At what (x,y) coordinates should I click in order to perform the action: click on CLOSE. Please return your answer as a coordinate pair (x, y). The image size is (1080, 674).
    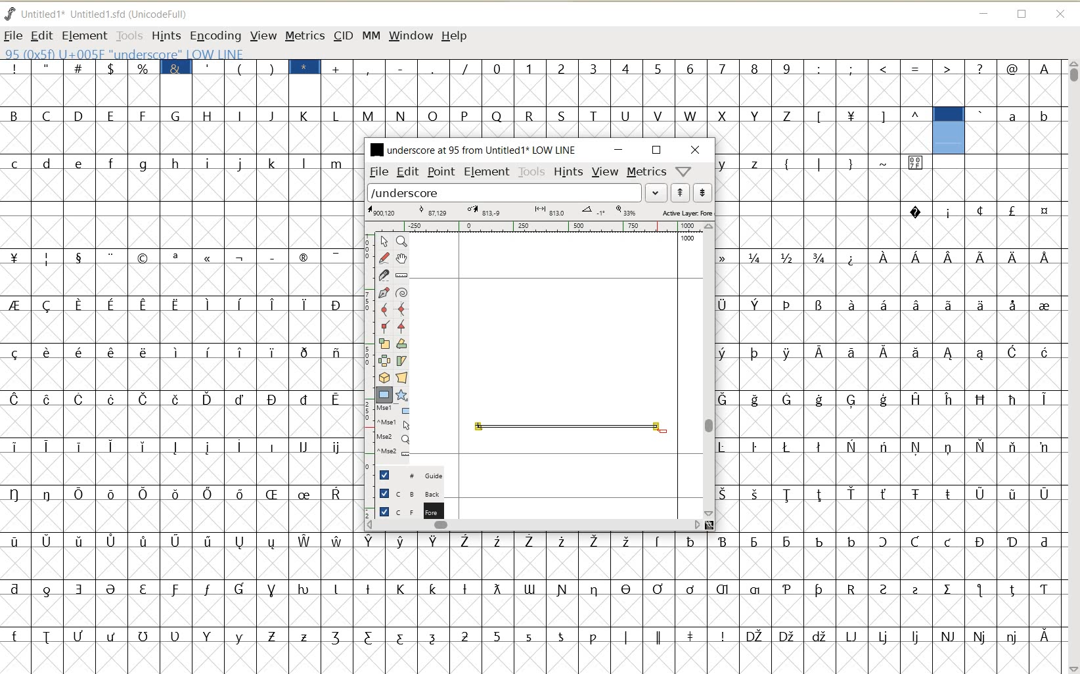
    Looking at the image, I should click on (1062, 15).